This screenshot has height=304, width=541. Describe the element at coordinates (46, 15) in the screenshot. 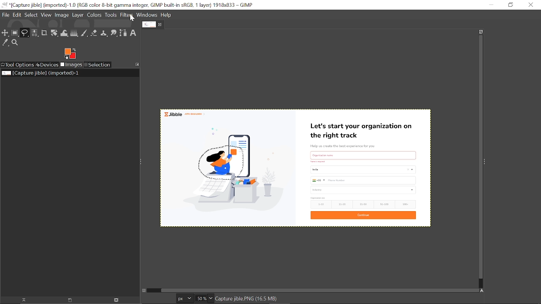

I see `View` at that location.